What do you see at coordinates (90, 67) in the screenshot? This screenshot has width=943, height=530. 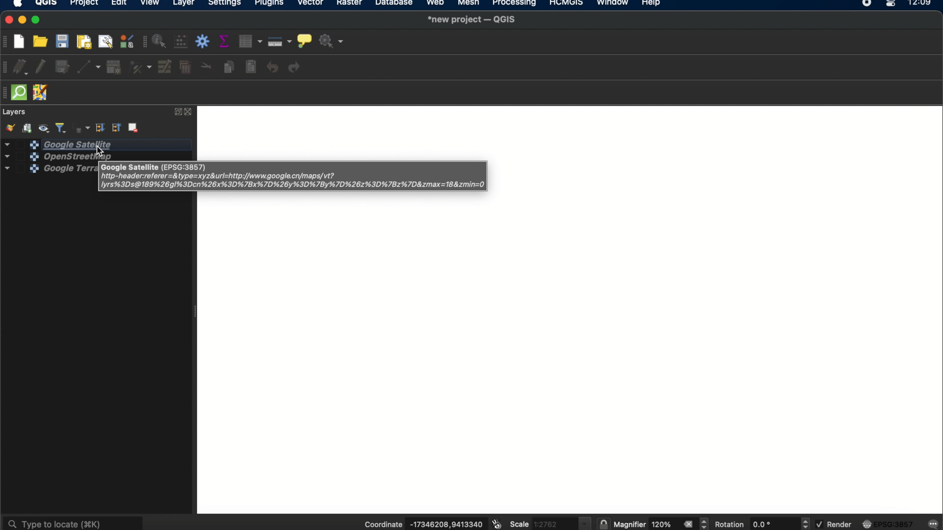 I see `digitize with segment` at bounding box center [90, 67].